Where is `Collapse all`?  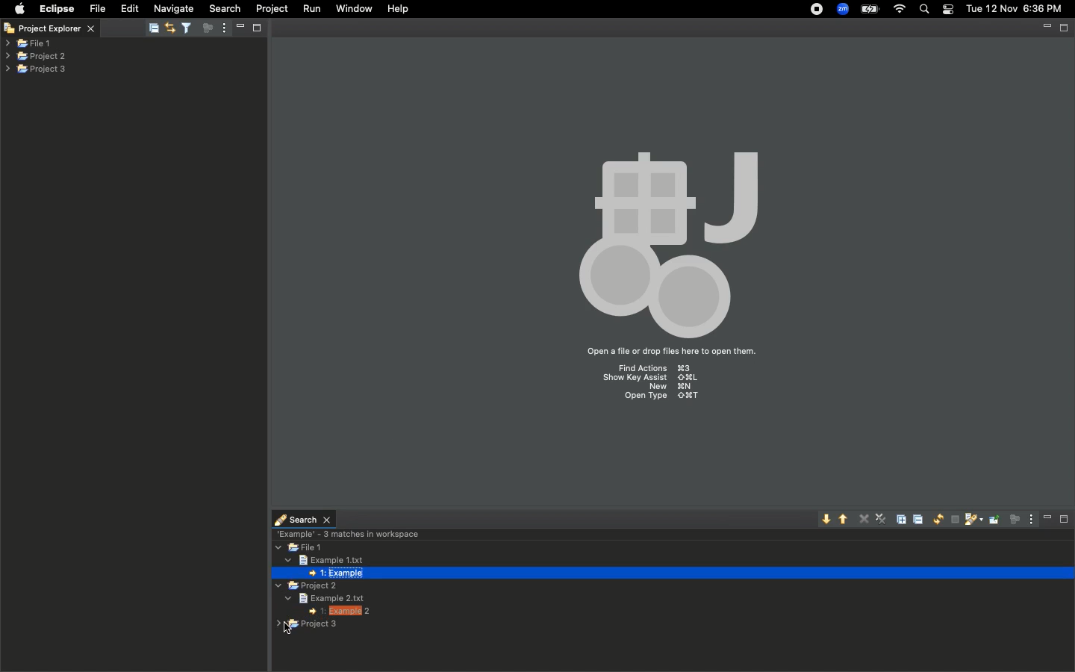
Collapse all is located at coordinates (920, 519).